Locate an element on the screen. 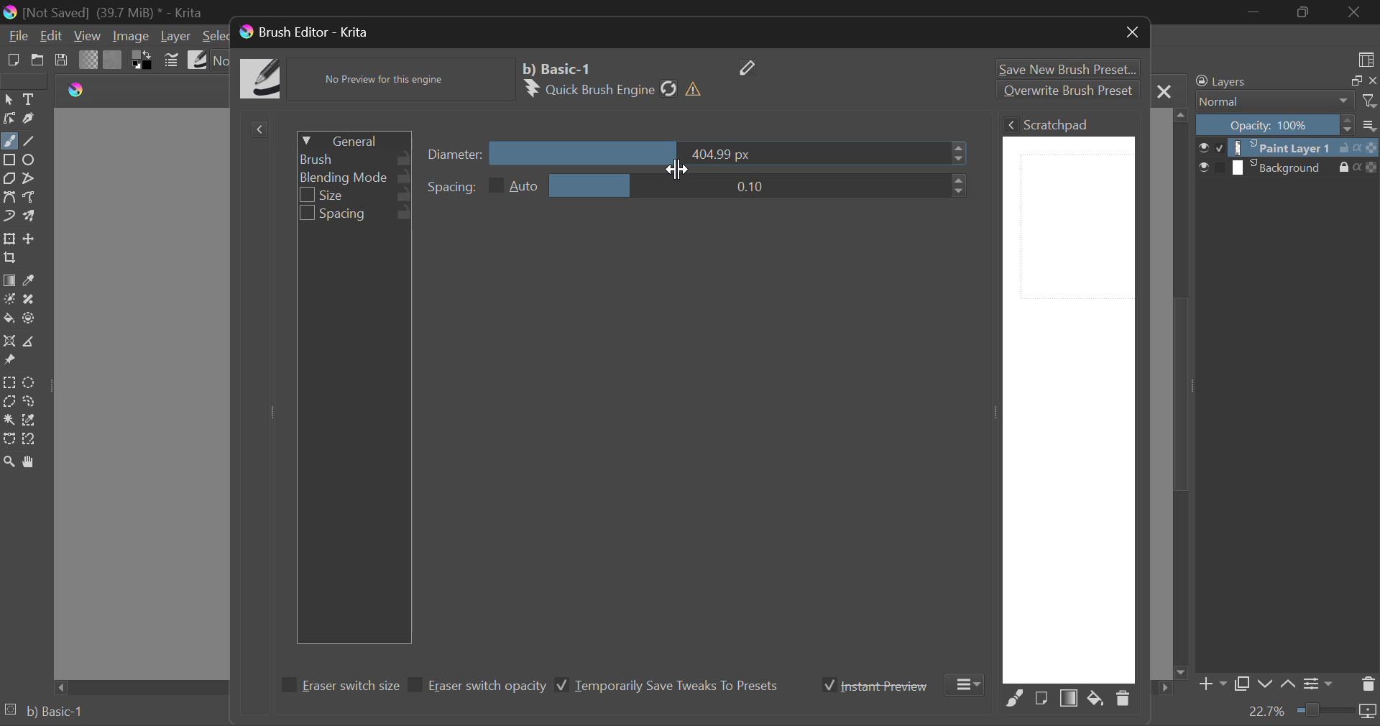 The image size is (1380, 726). Colors in Use is located at coordinates (143, 59).